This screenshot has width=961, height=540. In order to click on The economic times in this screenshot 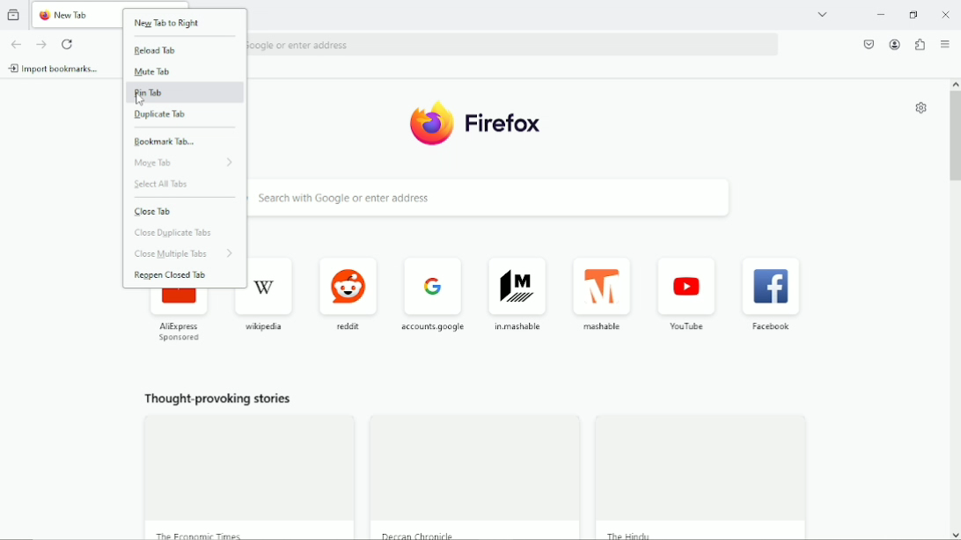, I will do `click(198, 533)`.